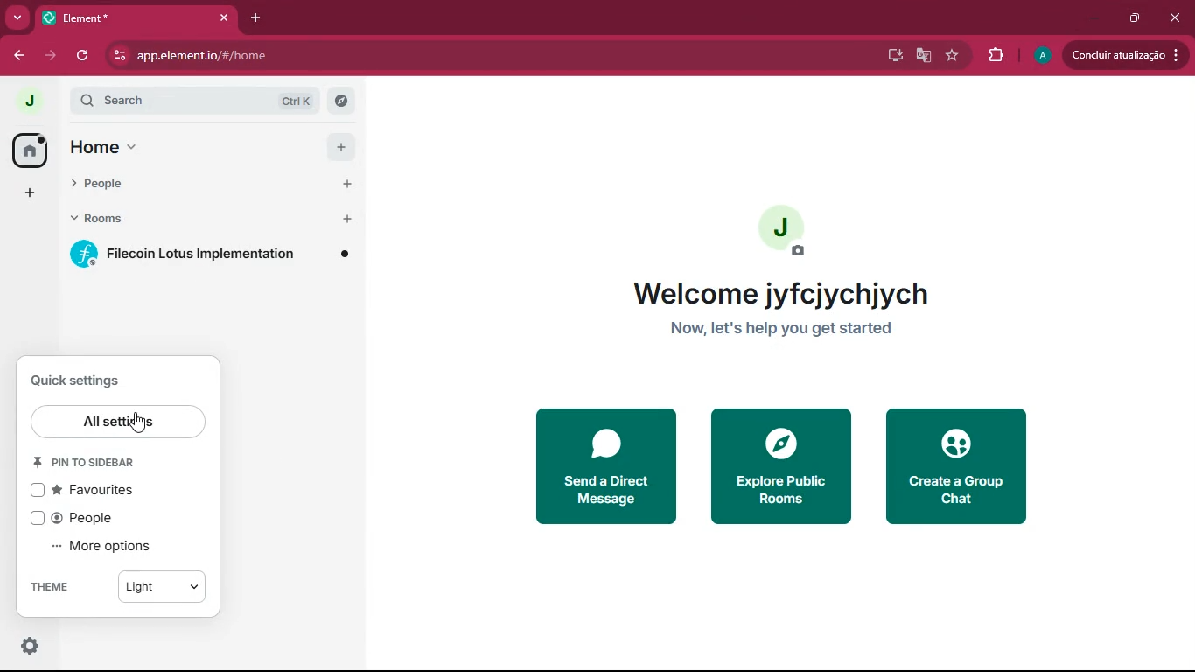 This screenshot has width=1195, height=672. What do you see at coordinates (178, 216) in the screenshot?
I see `rooms` at bounding box center [178, 216].